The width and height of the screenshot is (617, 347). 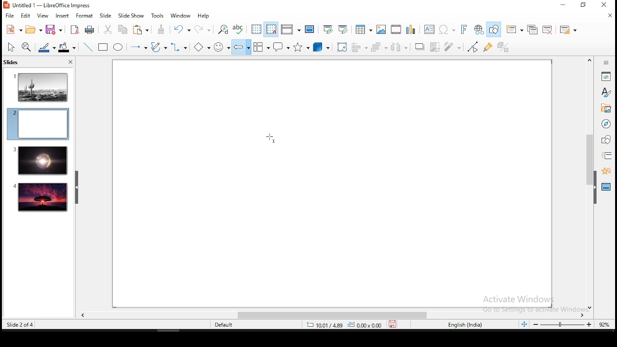 What do you see at coordinates (362, 28) in the screenshot?
I see `tables` at bounding box center [362, 28].